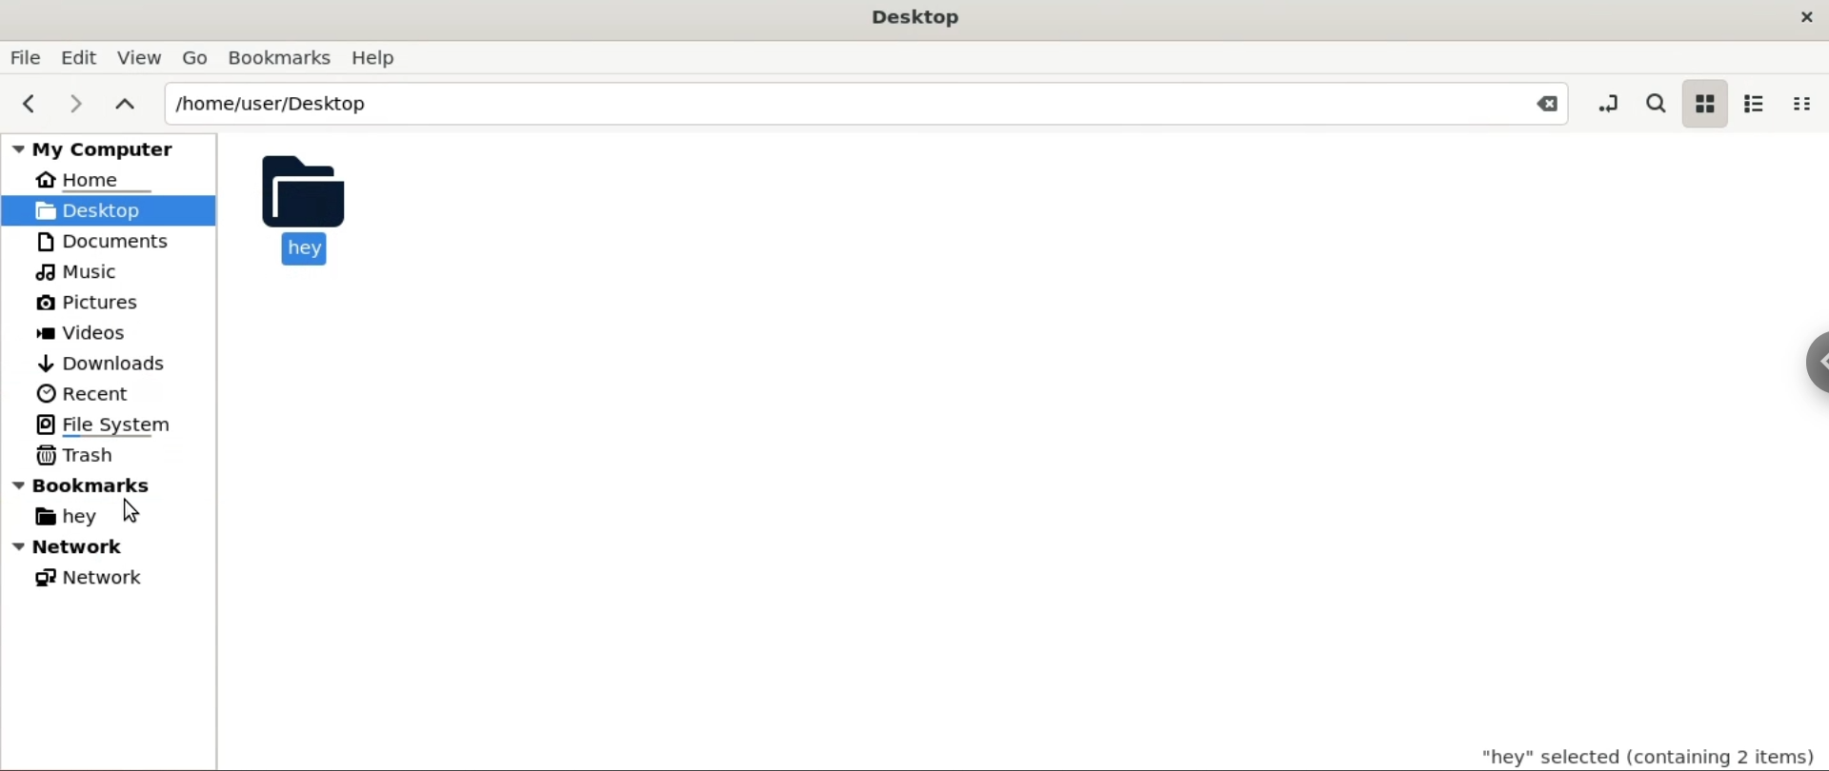 The image size is (1829, 771). What do you see at coordinates (277, 56) in the screenshot?
I see `Bookmarks` at bounding box center [277, 56].